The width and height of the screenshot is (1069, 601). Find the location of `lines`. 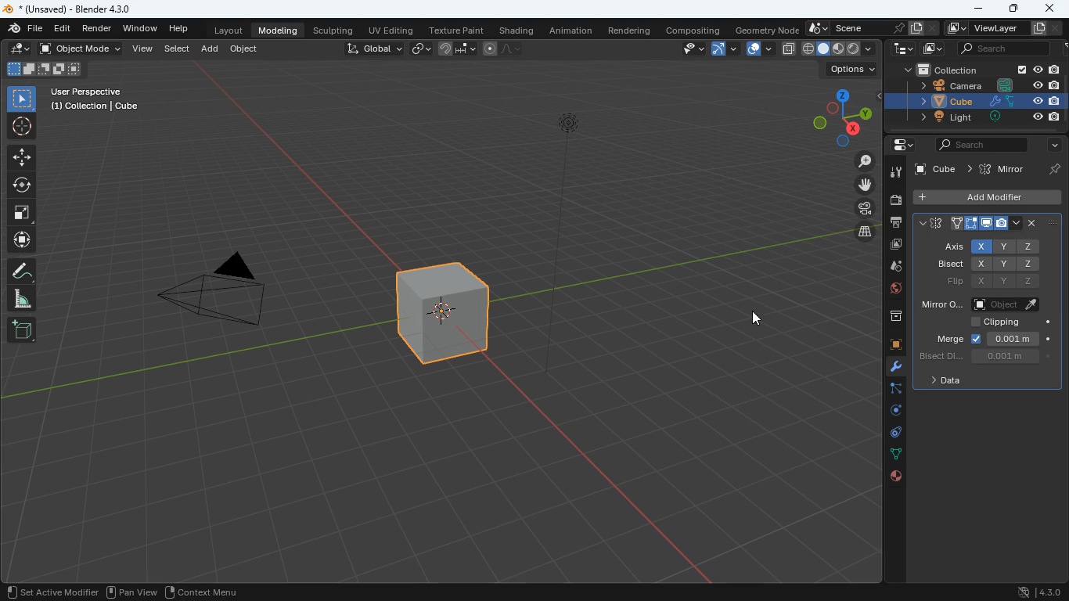

lines is located at coordinates (894, 455).